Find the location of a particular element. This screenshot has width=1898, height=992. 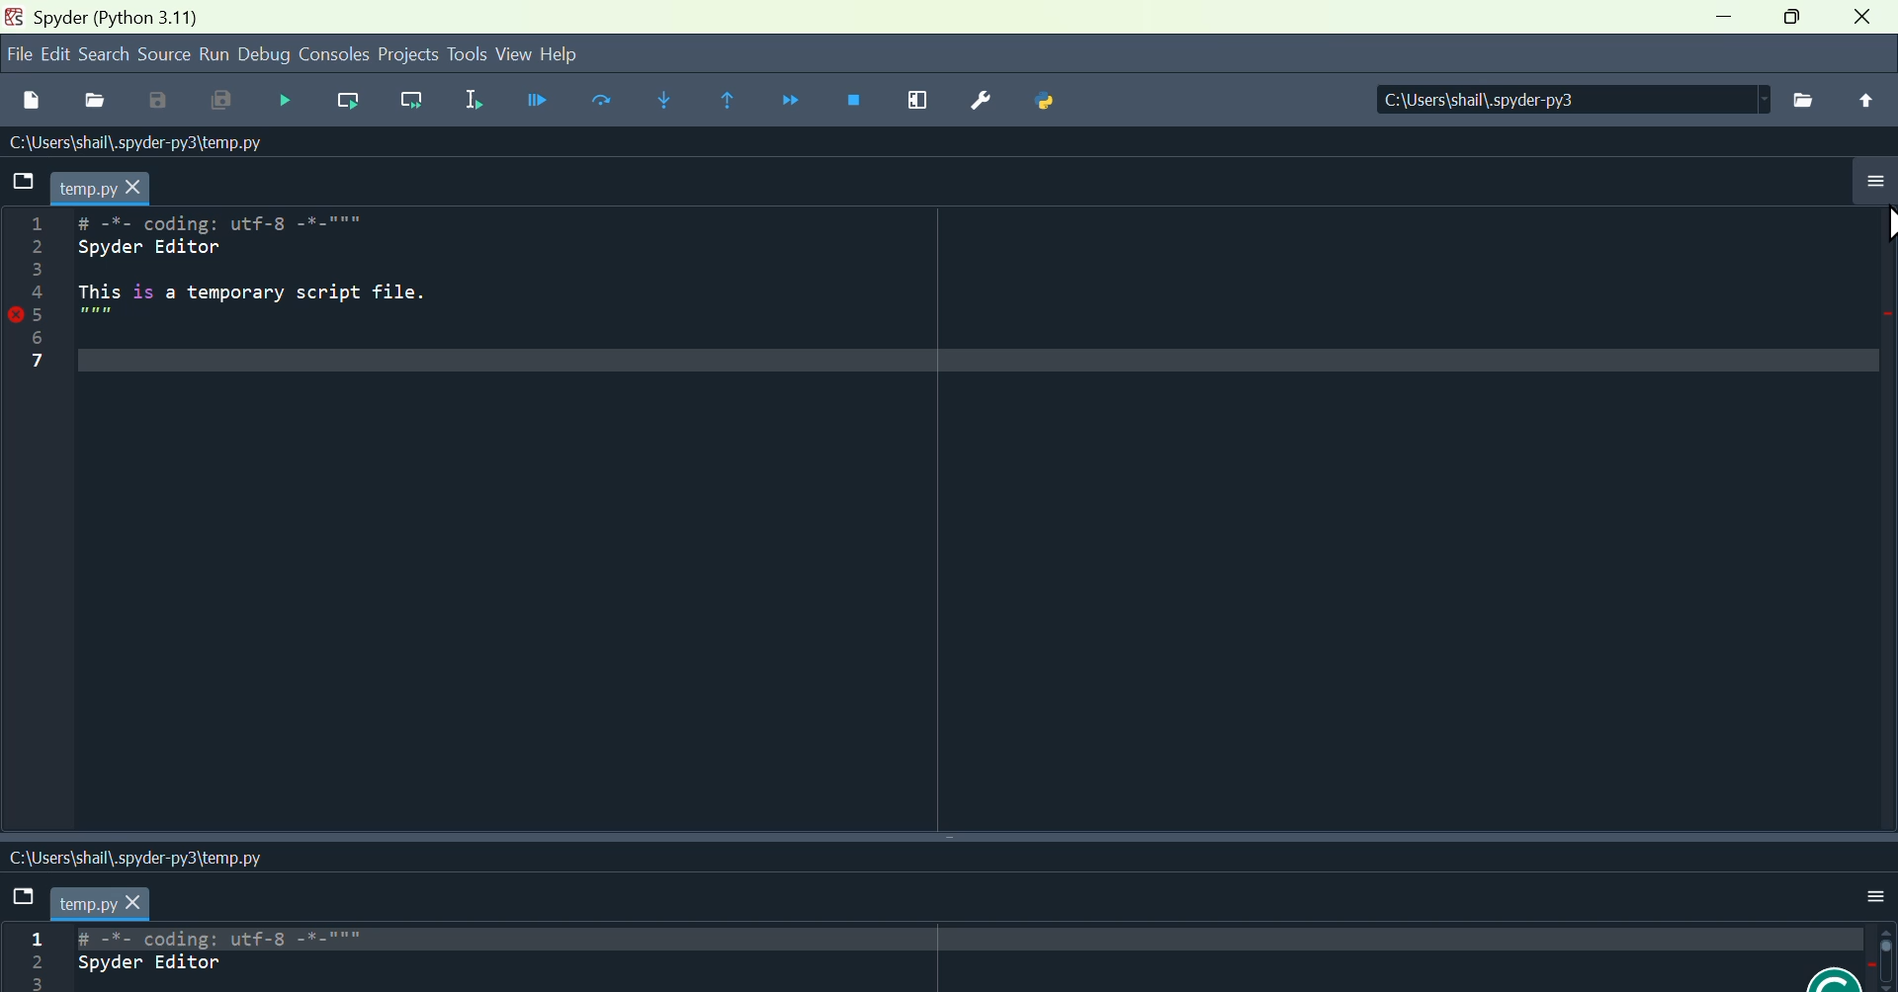

Source is located at coordinates (165, 59).